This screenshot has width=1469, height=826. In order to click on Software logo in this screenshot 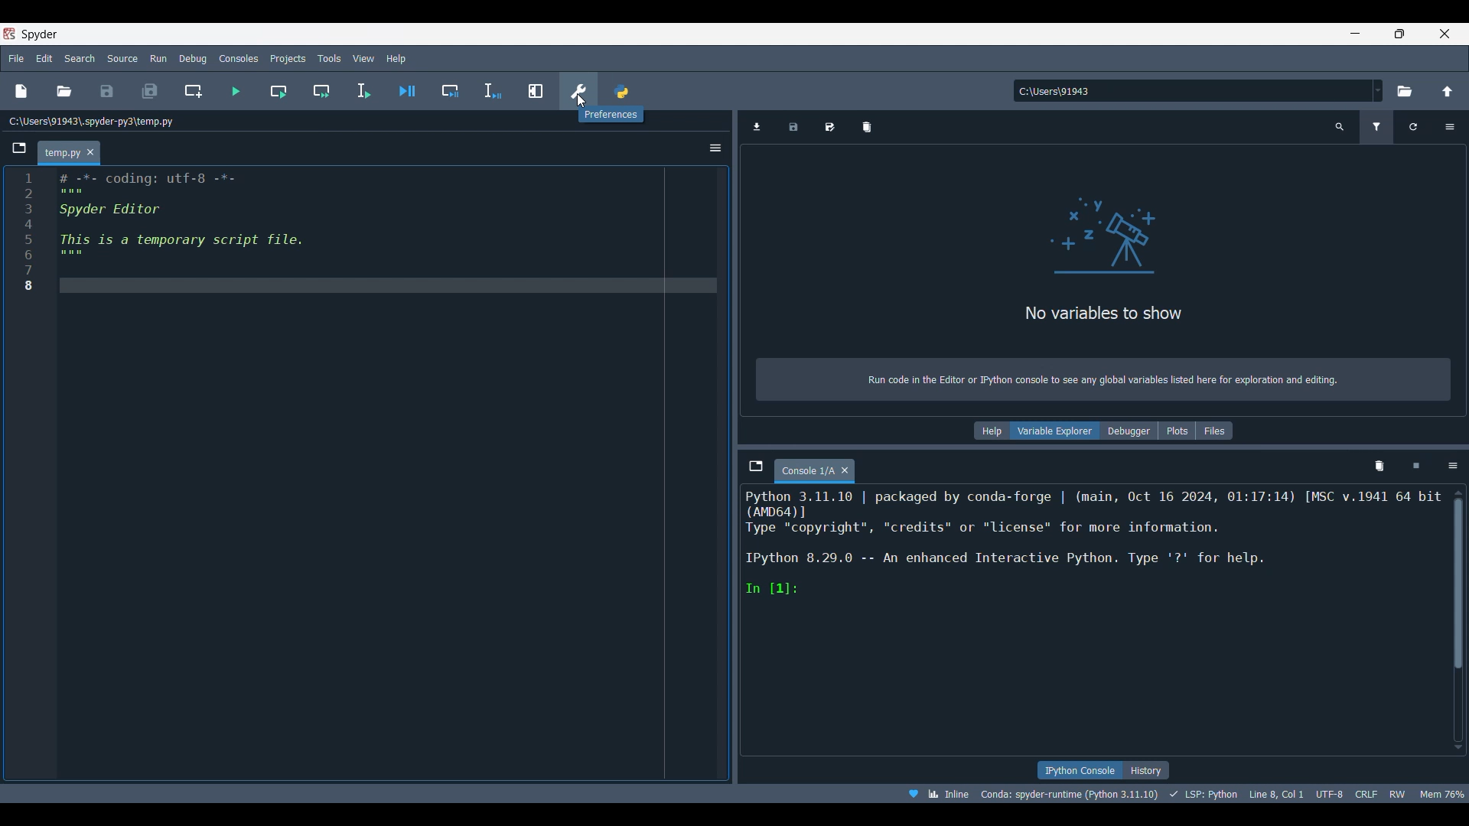, I will do `click(39, 34)`.